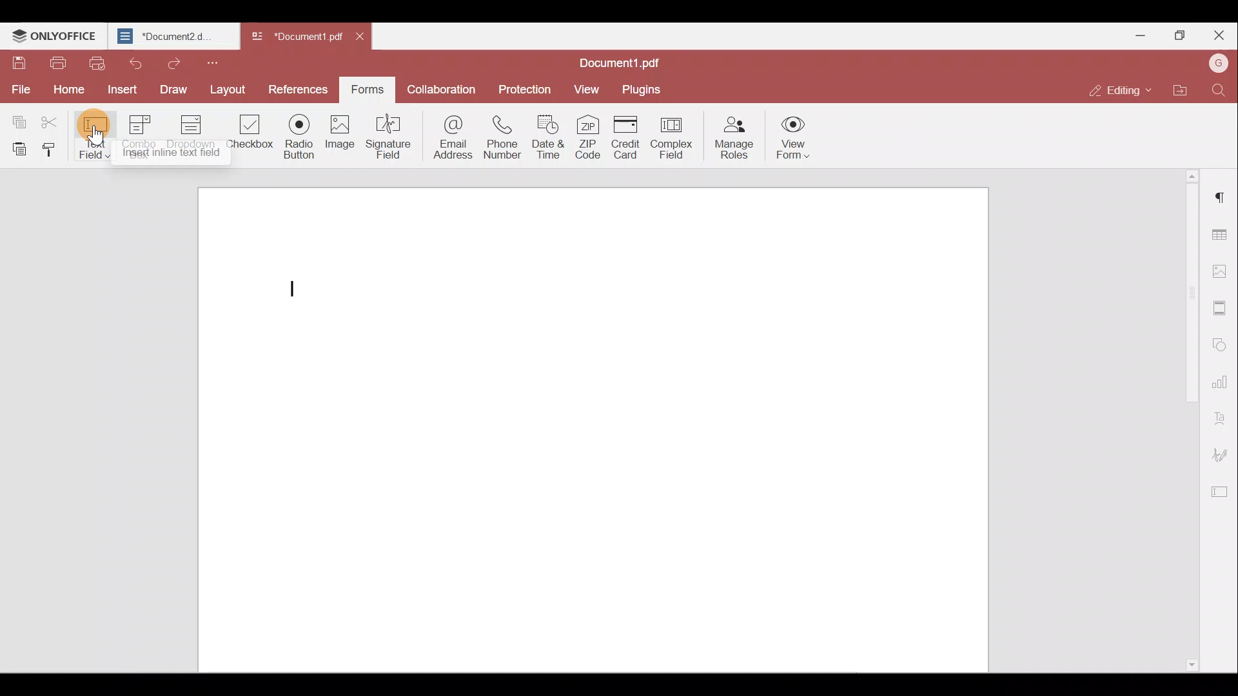  I want to click on Open file location, so click(1179, 88).